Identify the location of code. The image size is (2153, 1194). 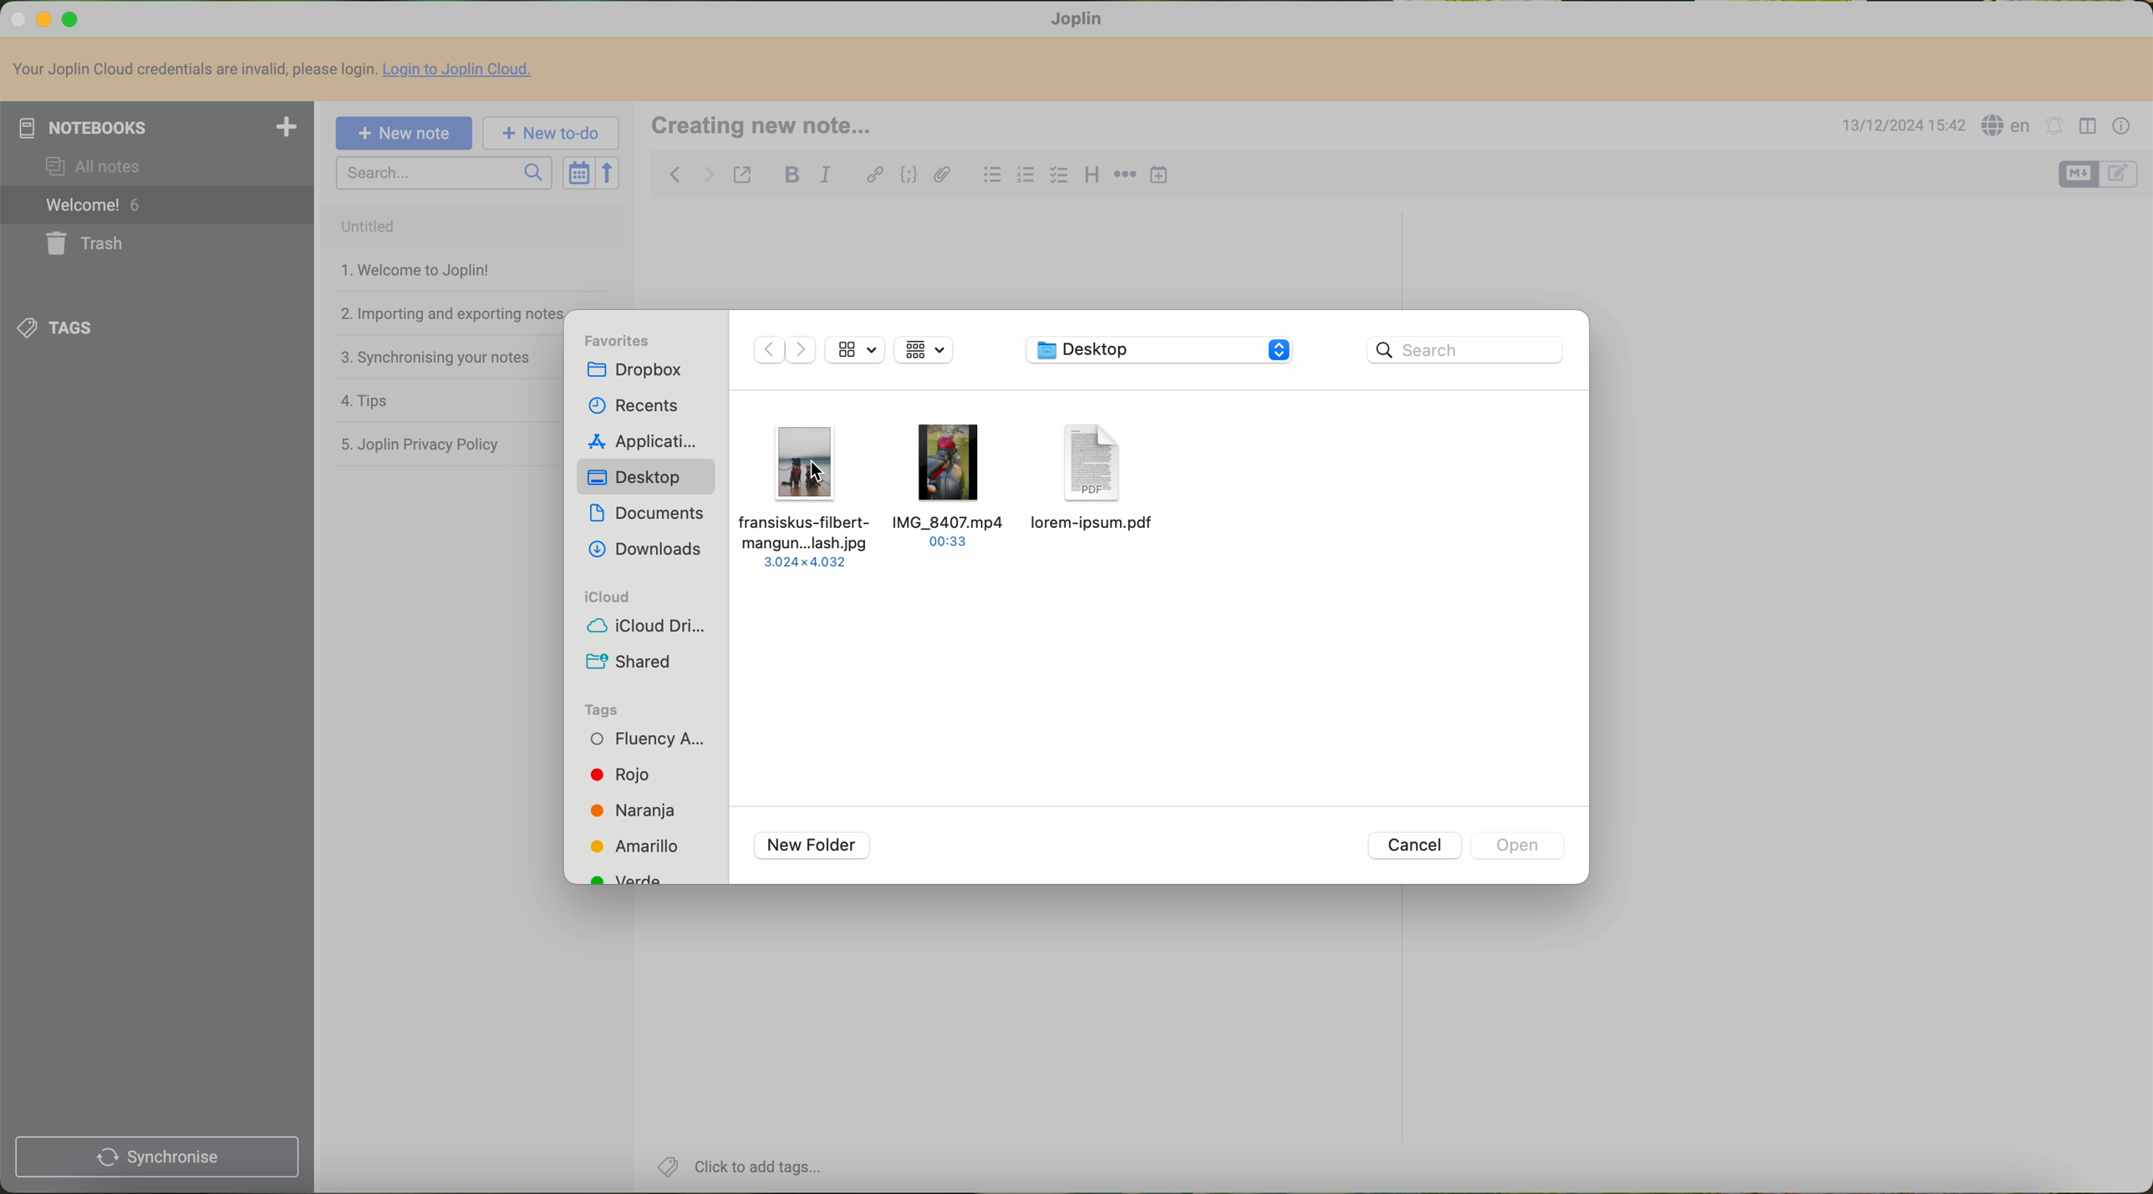
(908, 173).